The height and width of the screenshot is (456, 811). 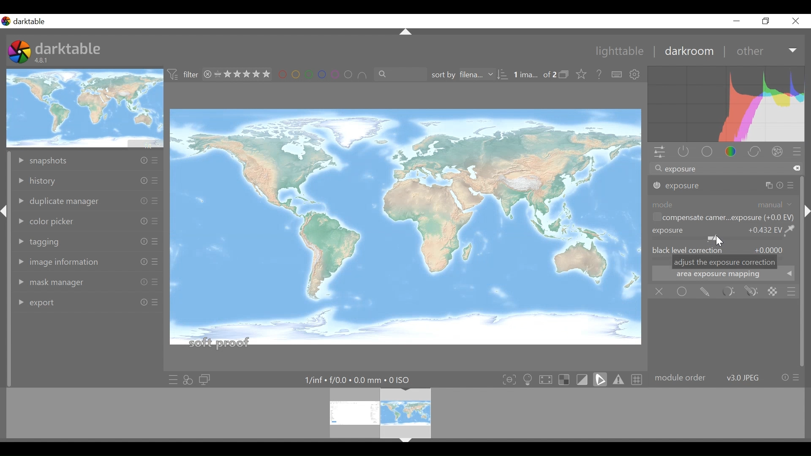 I want to click on effect , so click(x=779, y=153).